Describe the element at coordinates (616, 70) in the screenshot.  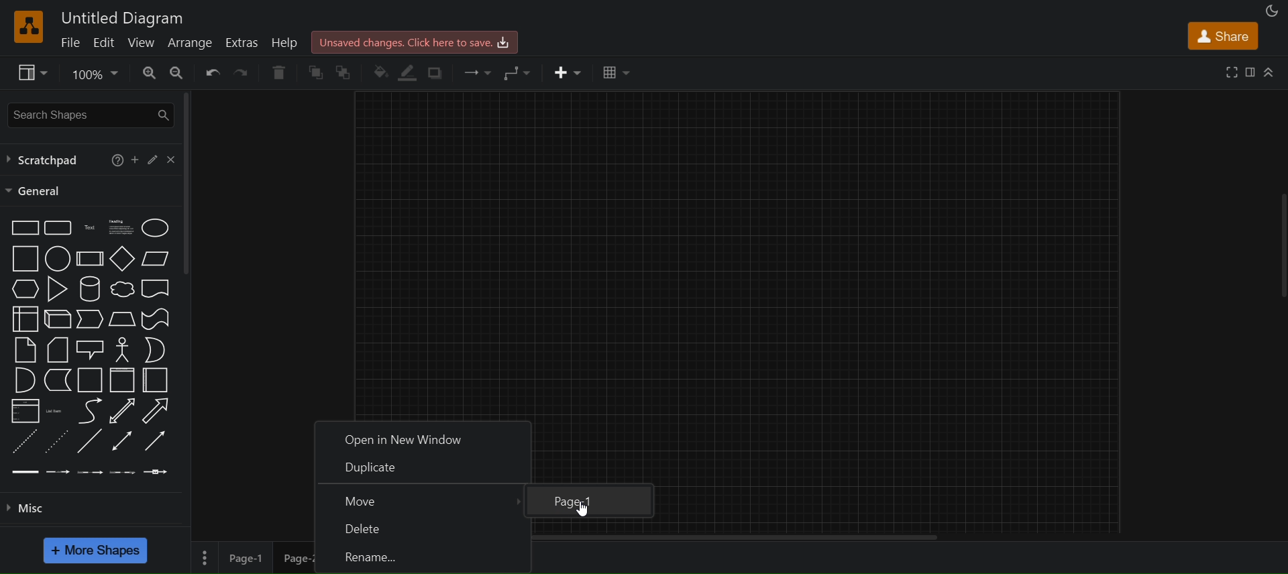
I see `table` at that location.